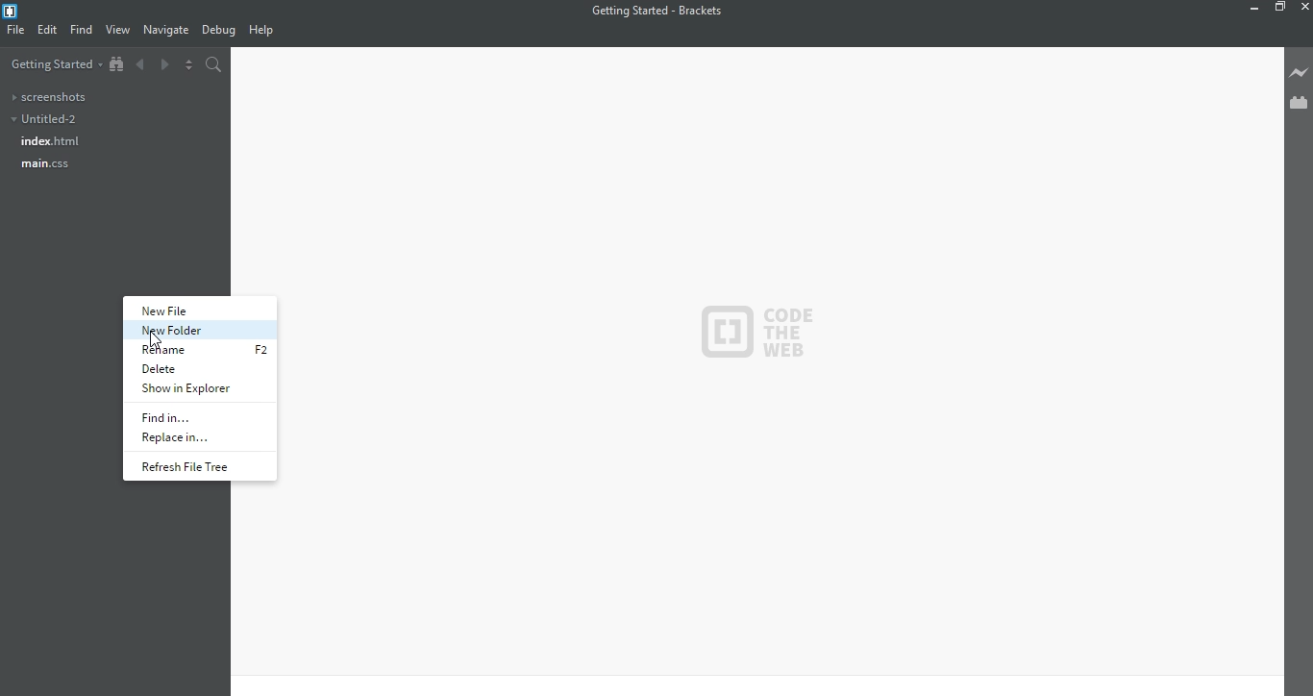 This screenshot has width=1313, height=696. What do you see at coordinates (175, 369) in the screenshot?
I see `delete` at bounding box center [175, 369].